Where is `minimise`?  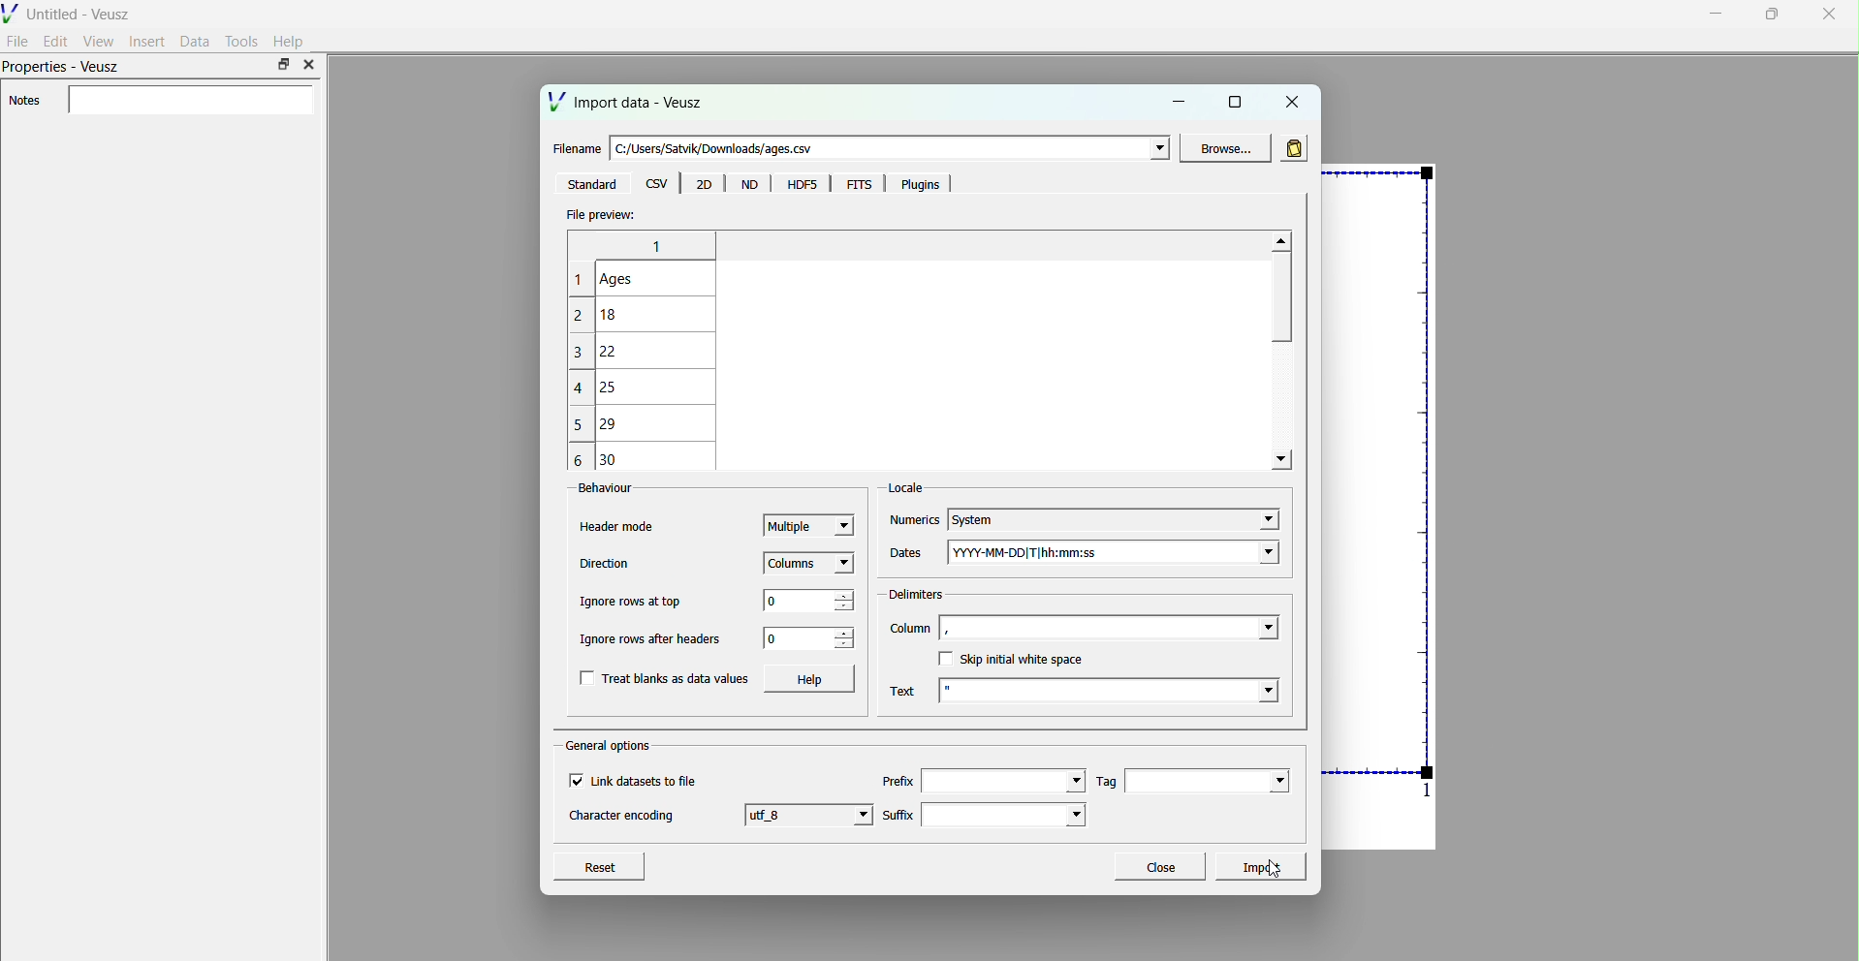 minimise is located at coordinates (1182, 100).